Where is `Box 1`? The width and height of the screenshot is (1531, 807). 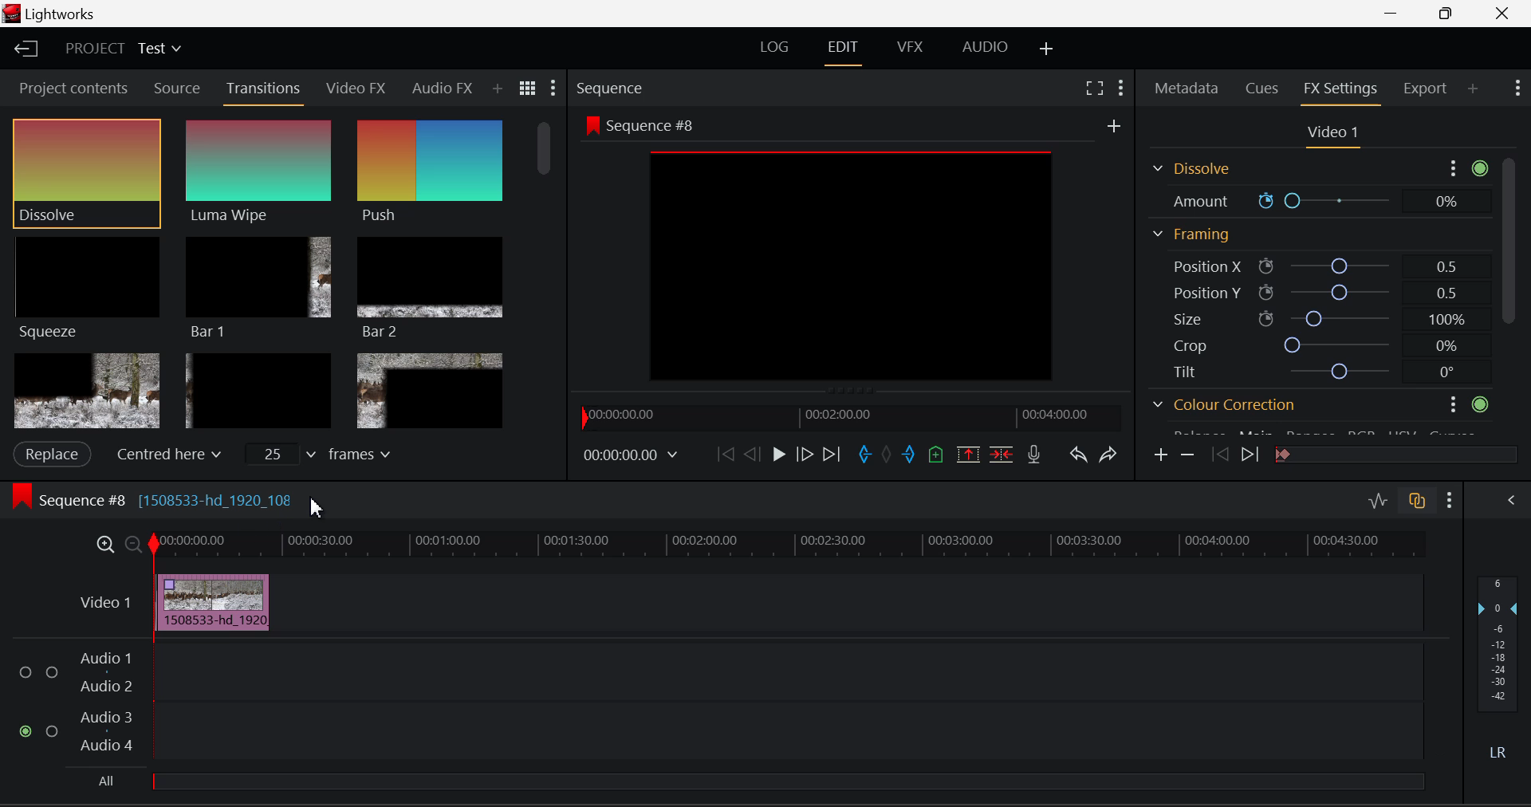
Box 1 is located at coordinates (85, 389).